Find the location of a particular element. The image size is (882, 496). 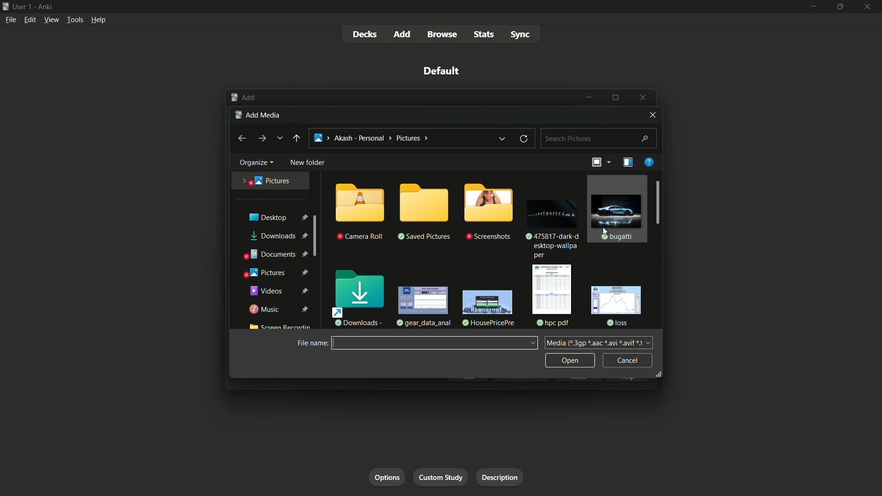

downloads is located at coordinates (359, 296).